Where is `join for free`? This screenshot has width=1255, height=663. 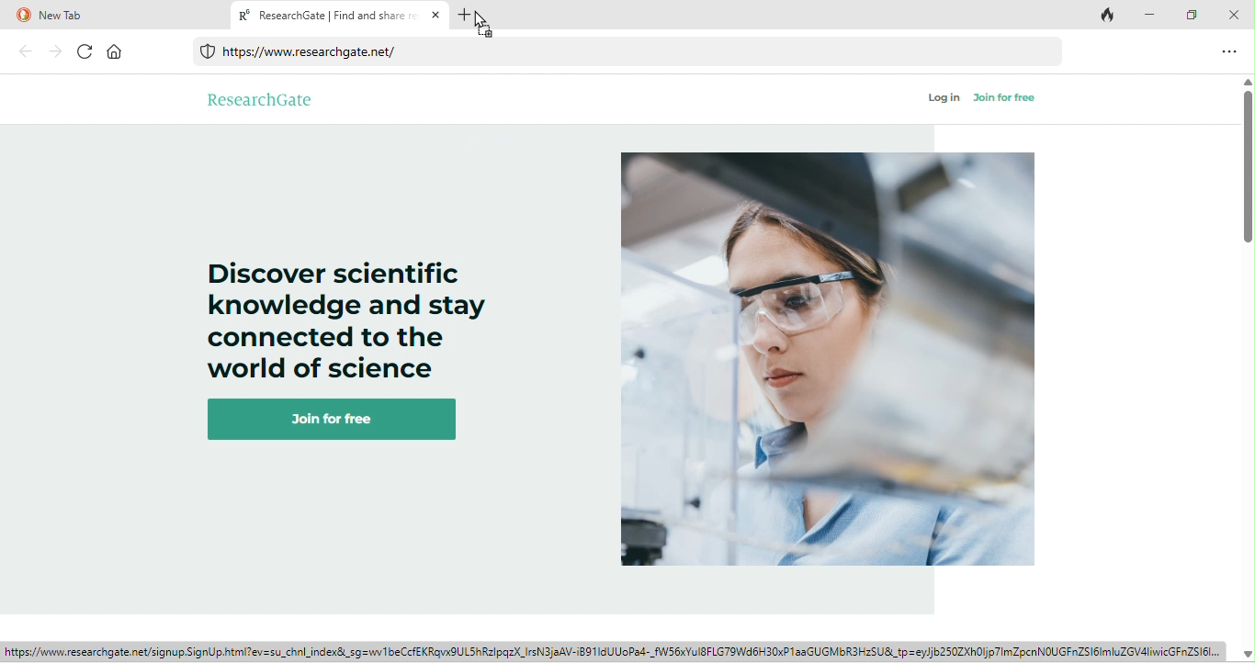
join for free is located at coordinates (1005, 98).